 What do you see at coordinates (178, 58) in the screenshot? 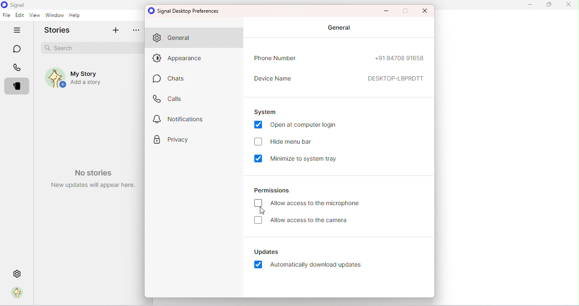
I see `Appearance` at bounding box center [178, 58].